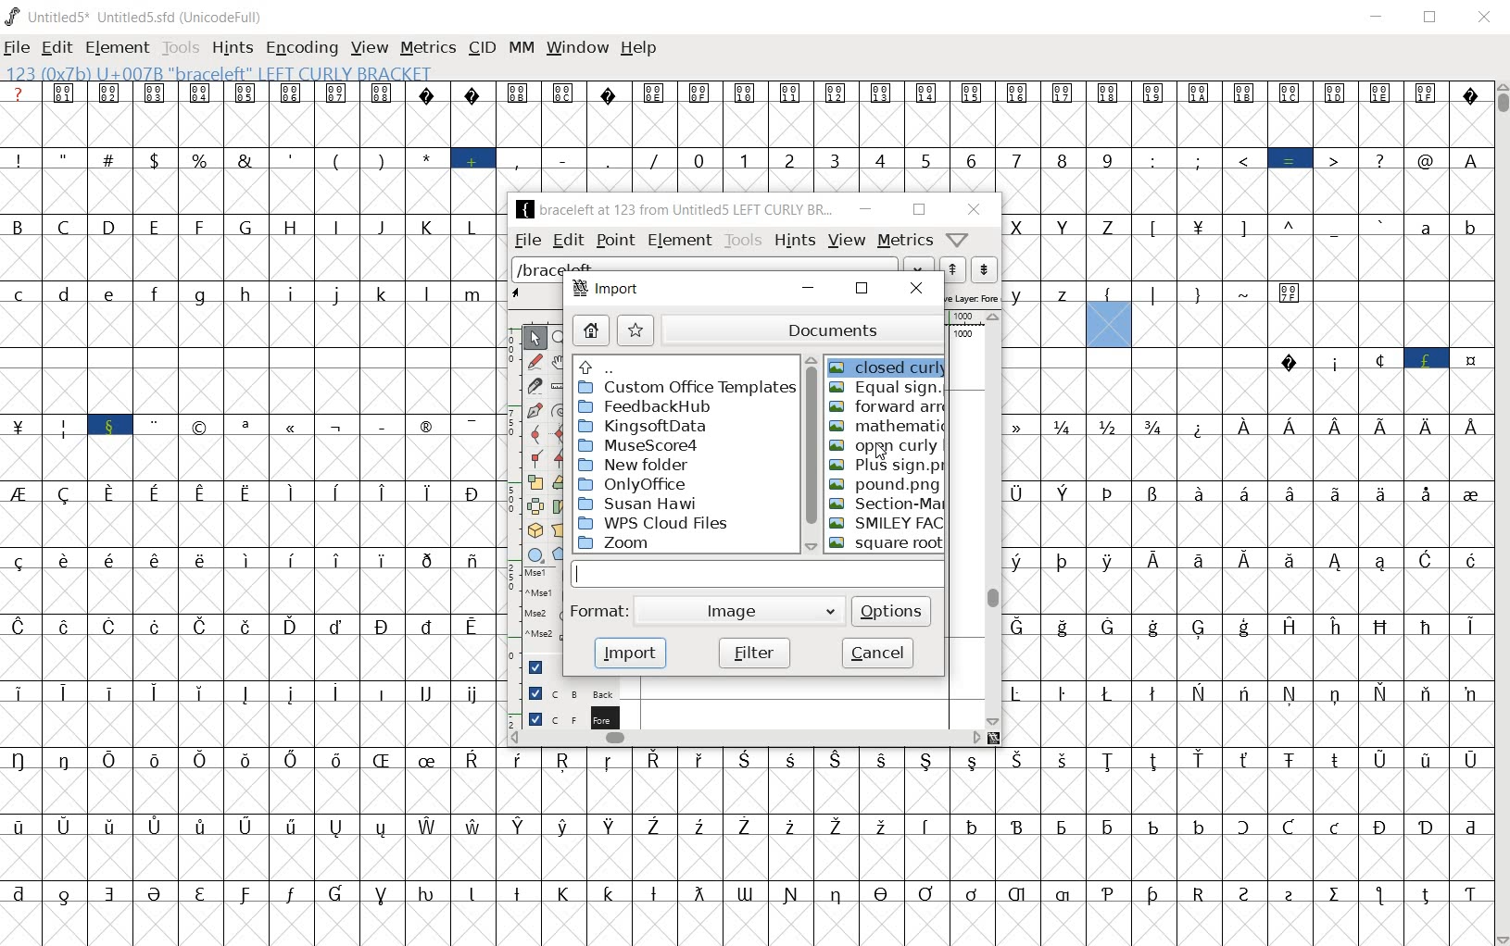 The image size is (1510, 946). Describe the element at coordinates (973, 210) in the screenshot. I see `close` at that location.